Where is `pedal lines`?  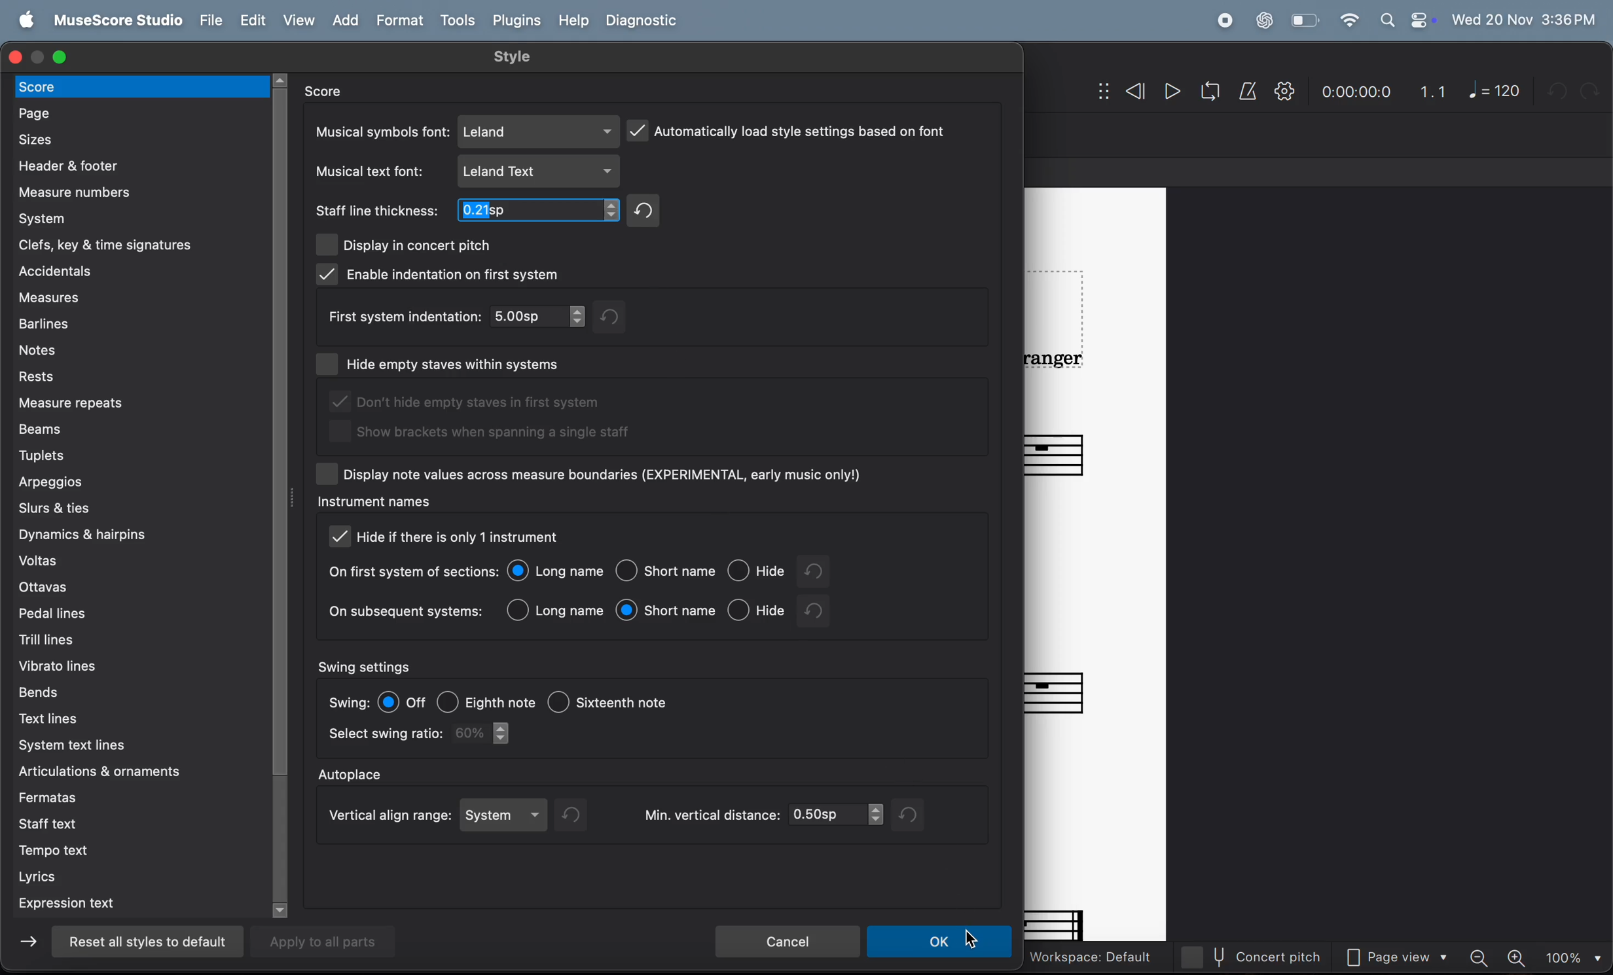
pedal lines is located at coordinates (124, 612).